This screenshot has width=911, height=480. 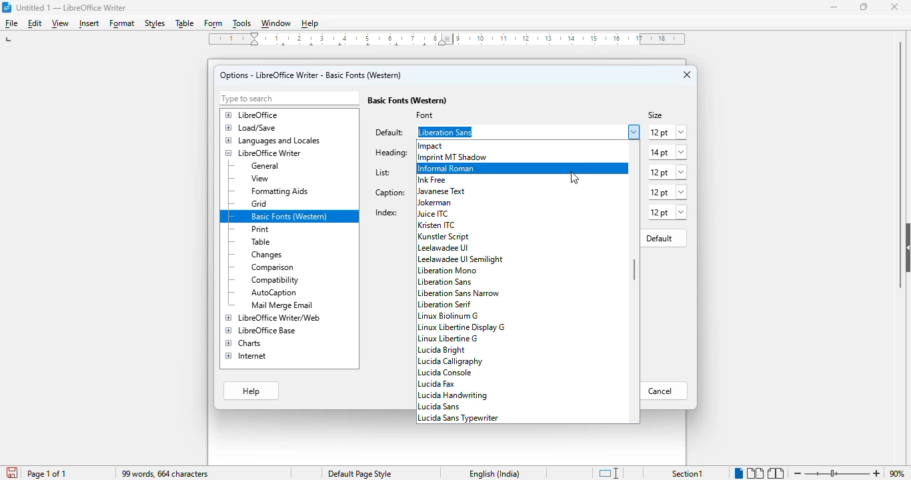 What do you see at coordinates (273, 141) in the screenshot?
I see `languages and locales` at bounding box center [273, 141].